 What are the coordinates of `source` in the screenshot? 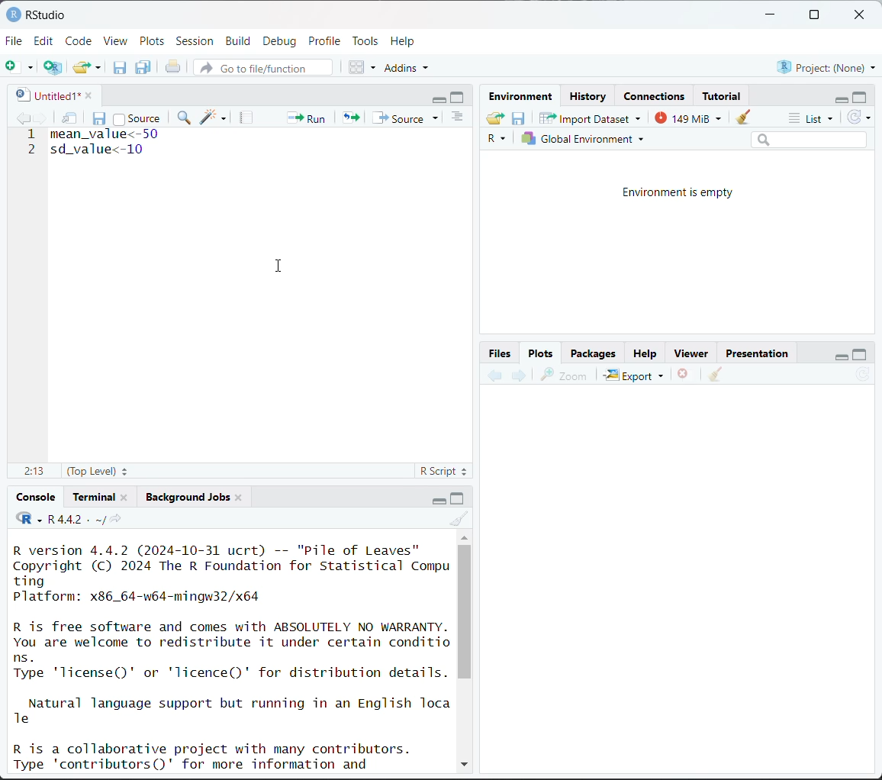 It's located at (137, 118).